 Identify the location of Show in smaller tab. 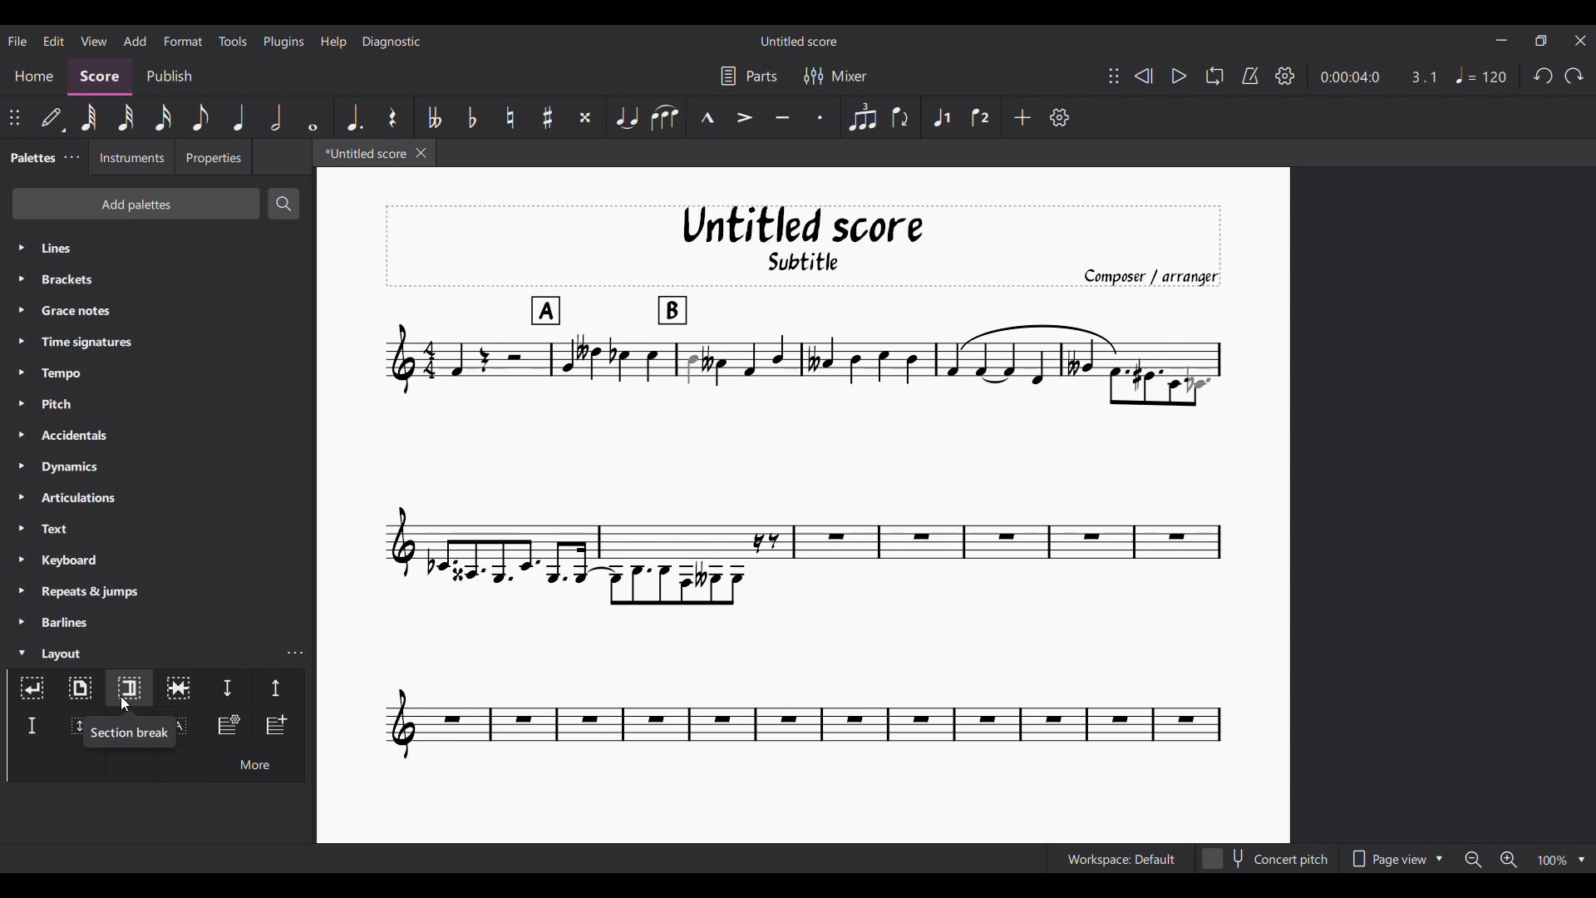
(1540, 41).